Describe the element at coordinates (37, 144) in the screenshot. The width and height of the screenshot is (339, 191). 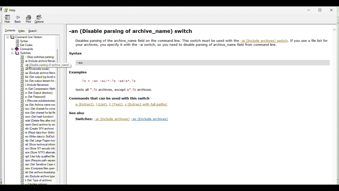
I see `[#8] 2 (Show technical inform` at that location.